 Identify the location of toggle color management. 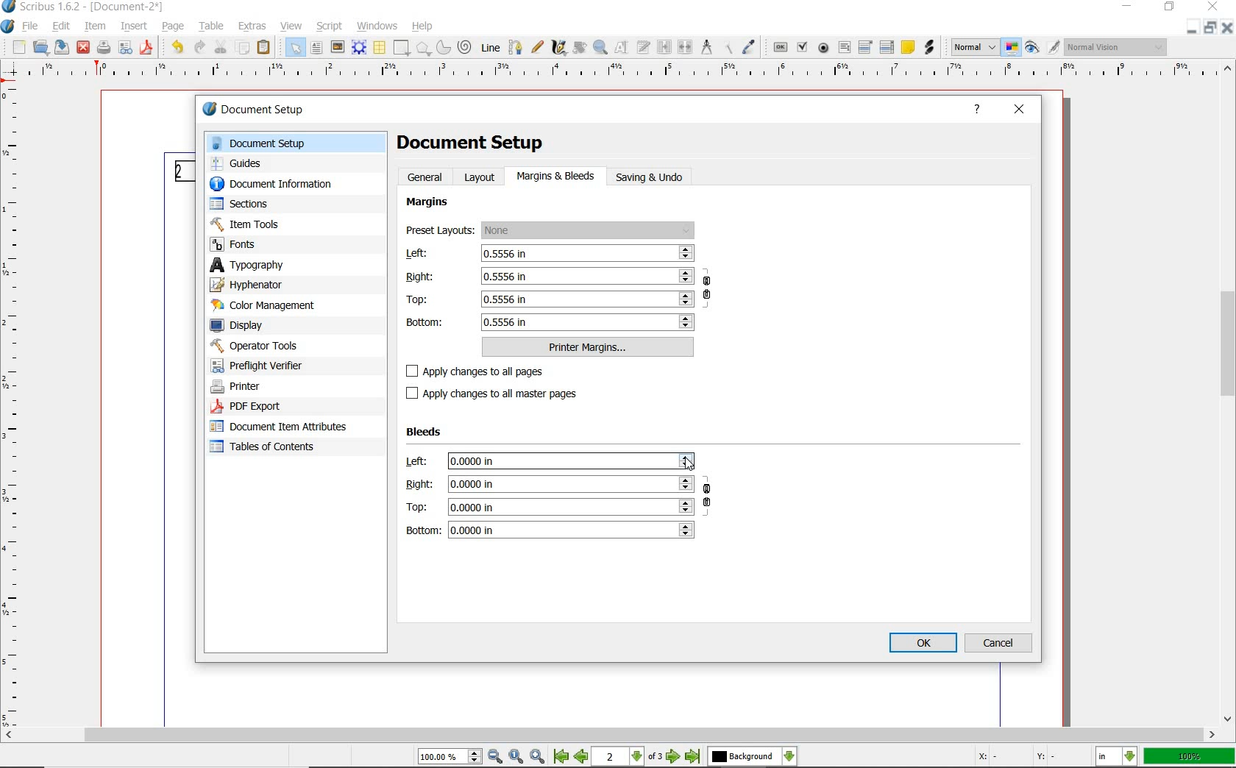
(1012, 49).